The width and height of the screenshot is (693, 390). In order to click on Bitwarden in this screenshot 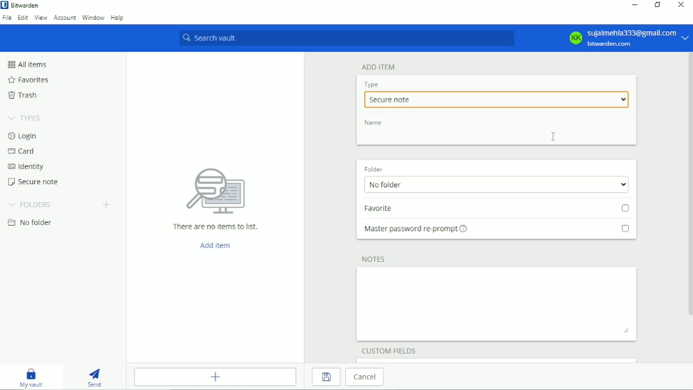, I will do `click(22, 5)`.